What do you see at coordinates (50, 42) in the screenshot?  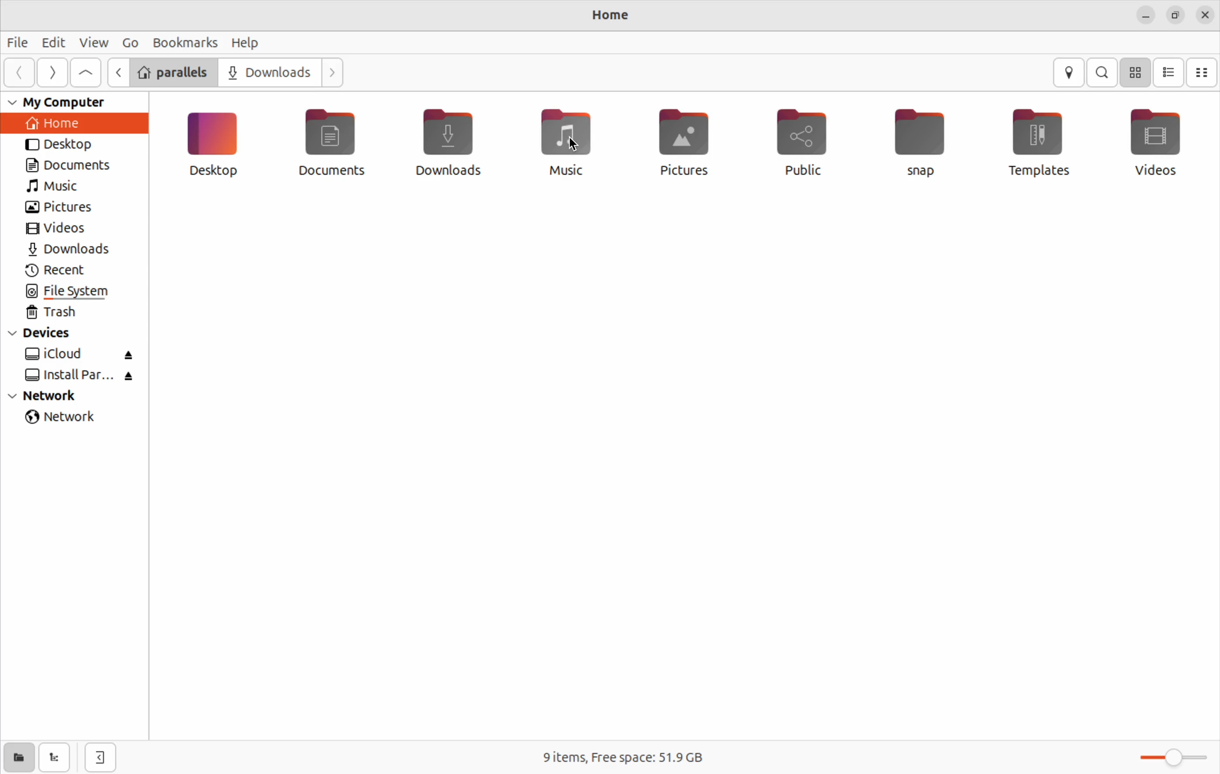 I see `Edit` at bounding box center [50, 42].